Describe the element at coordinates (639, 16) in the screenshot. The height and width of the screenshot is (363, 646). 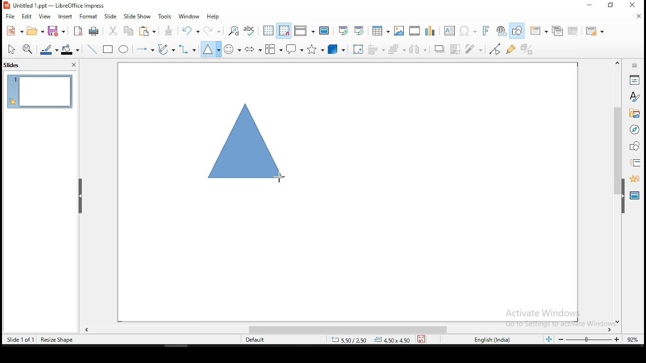
I see `close document` at that location.